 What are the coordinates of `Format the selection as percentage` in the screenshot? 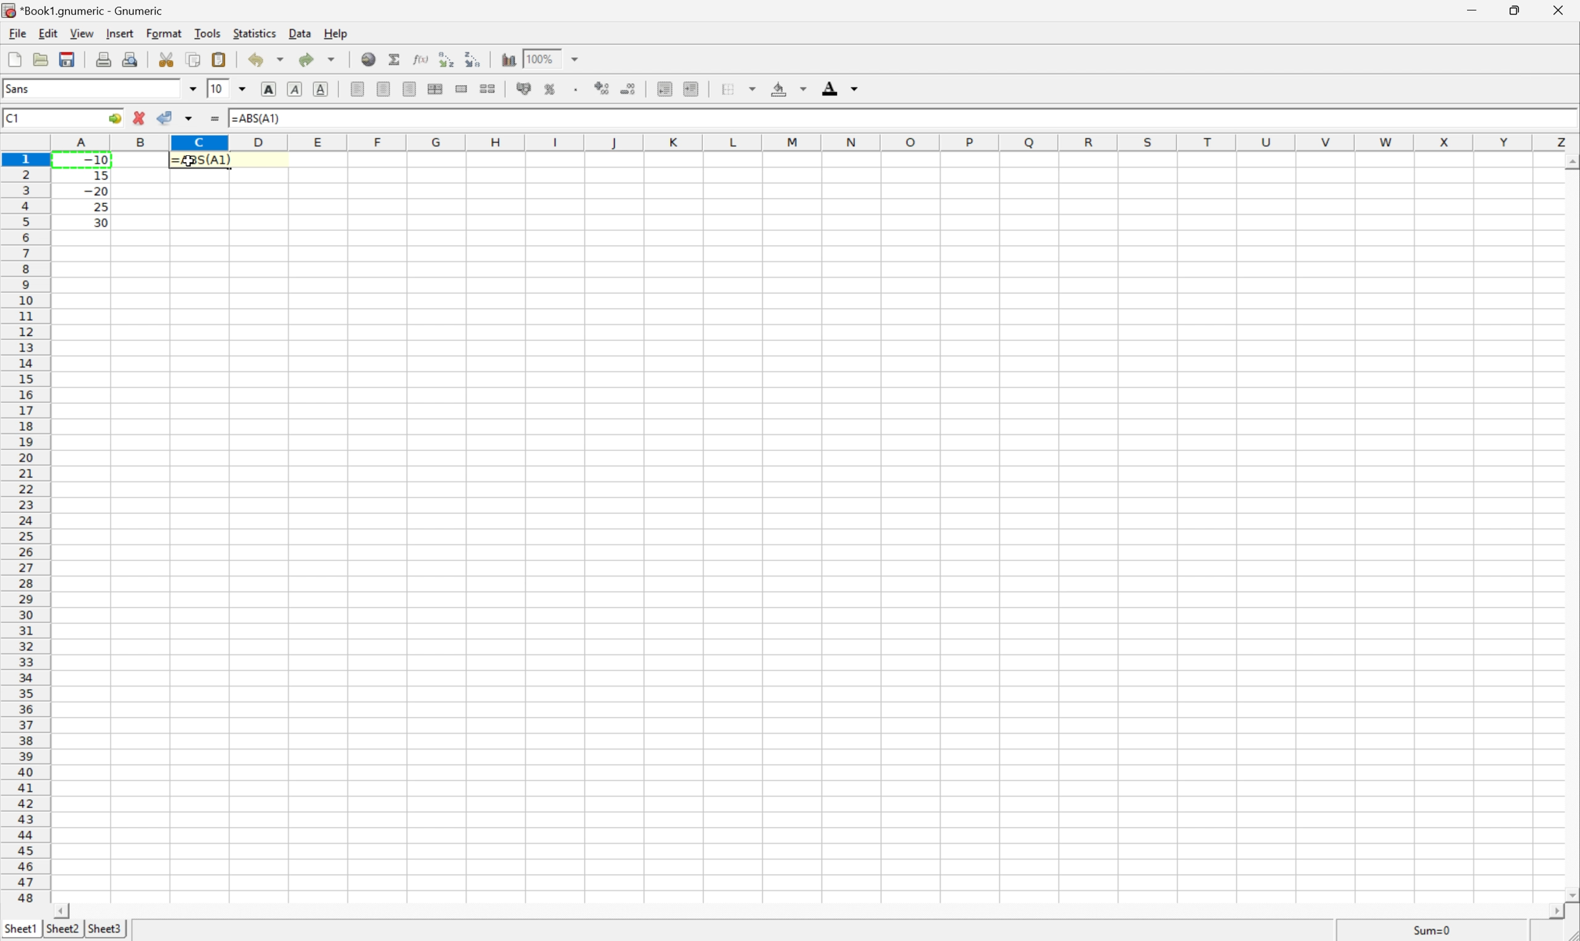 It's located at (551, 91).